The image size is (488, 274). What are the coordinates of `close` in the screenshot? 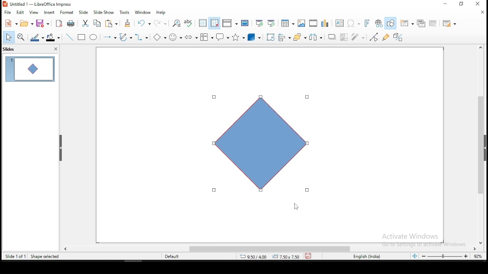 It's located at (482, 241).